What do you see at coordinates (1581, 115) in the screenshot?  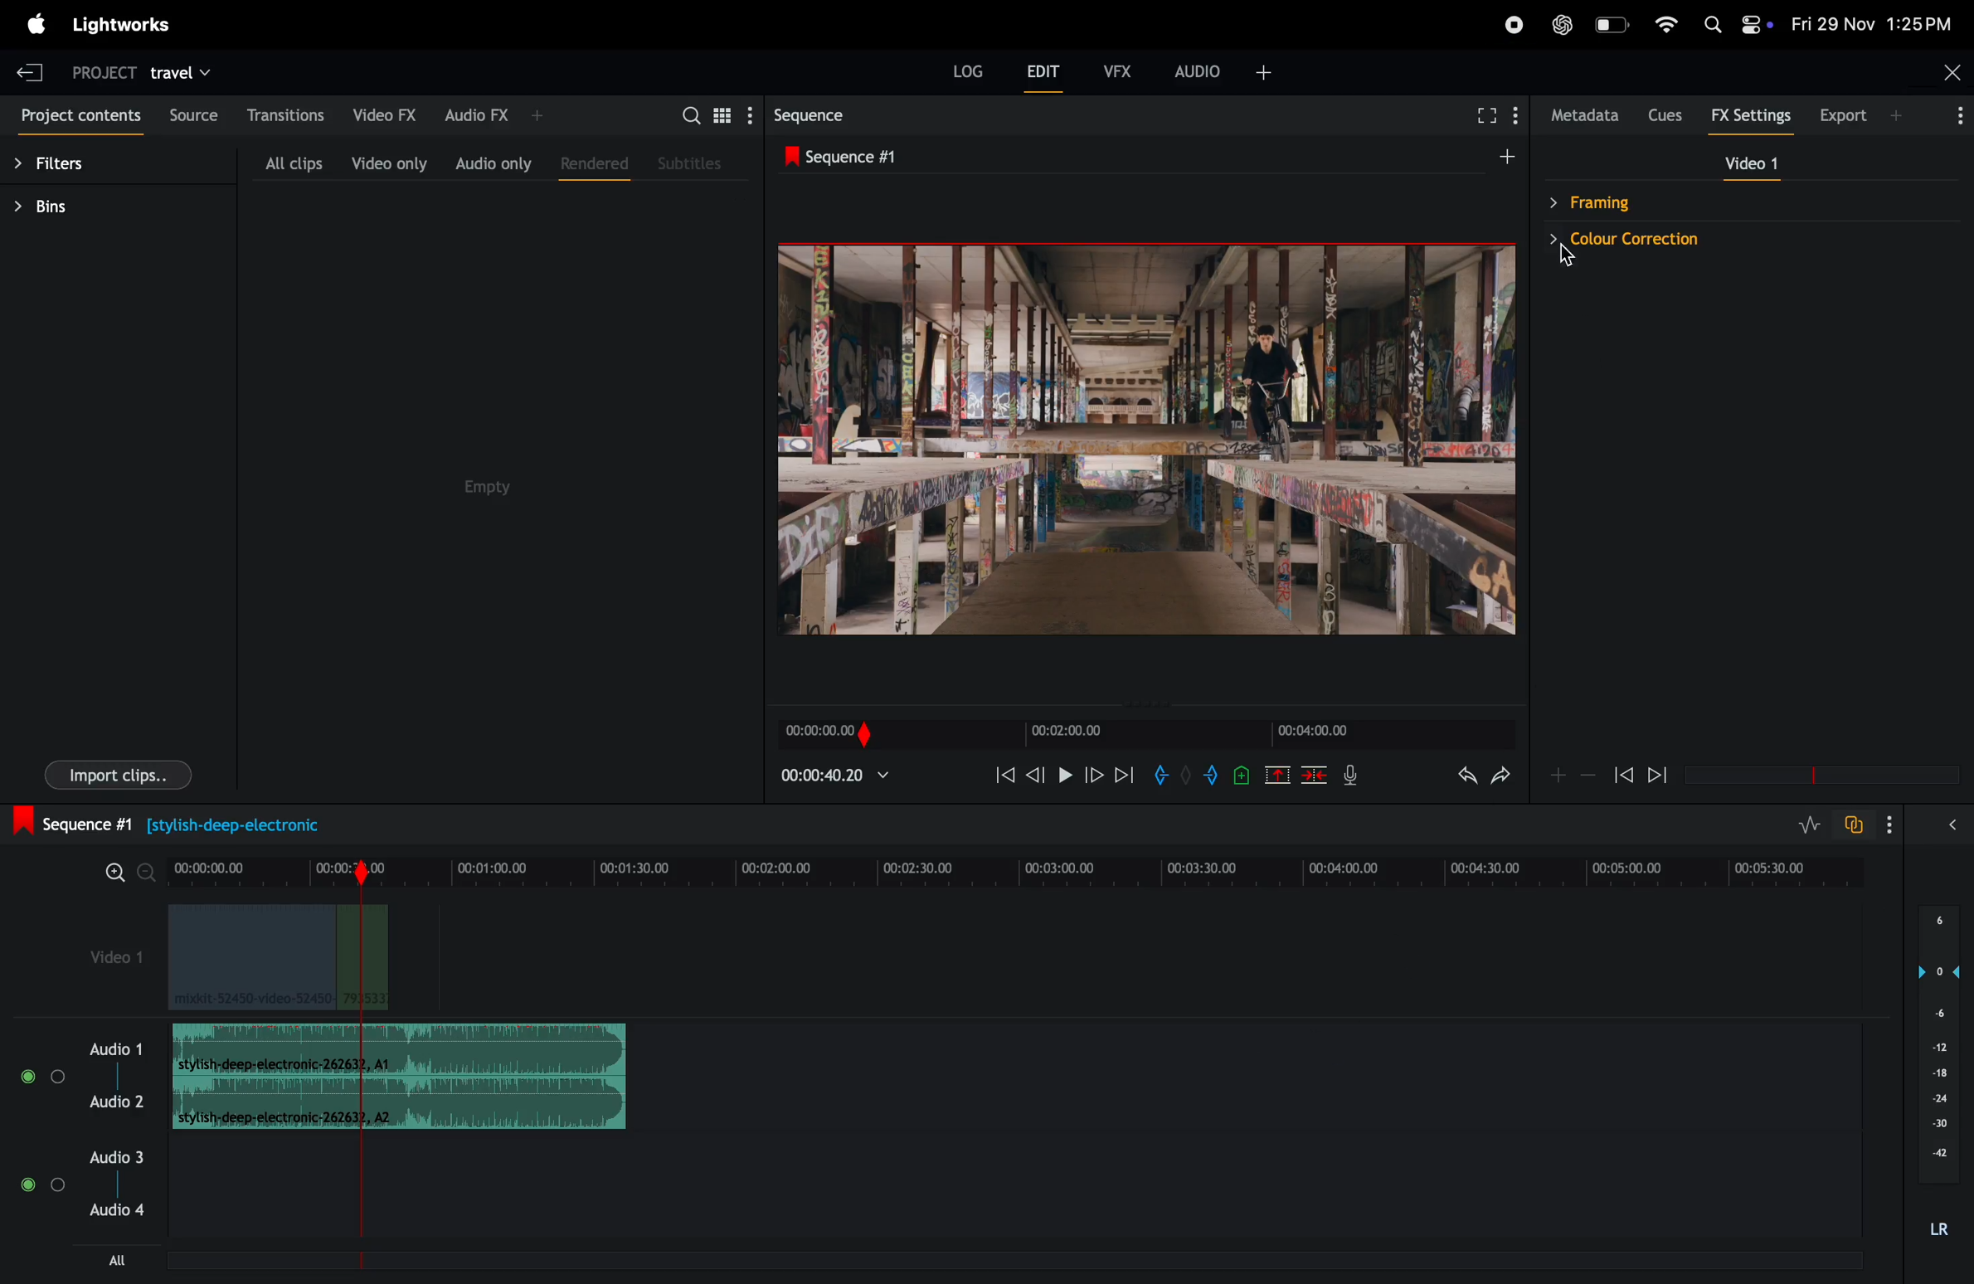 I see `metadata` at bounding box center [1581, 115].